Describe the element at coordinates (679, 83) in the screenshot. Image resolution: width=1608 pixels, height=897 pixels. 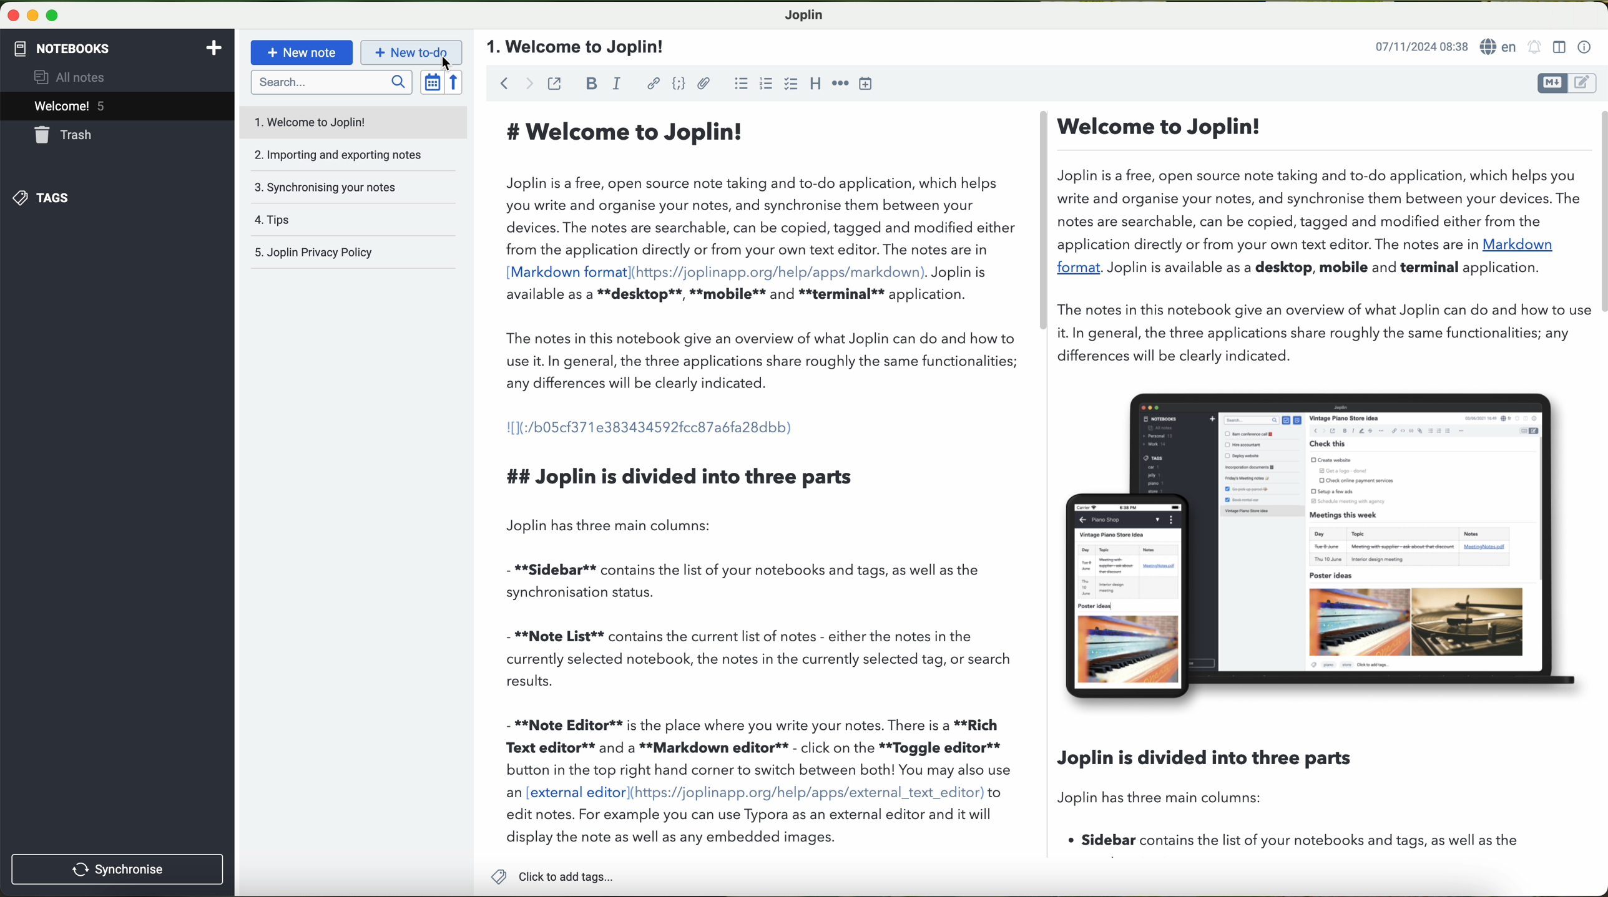
I see `code` at that location.